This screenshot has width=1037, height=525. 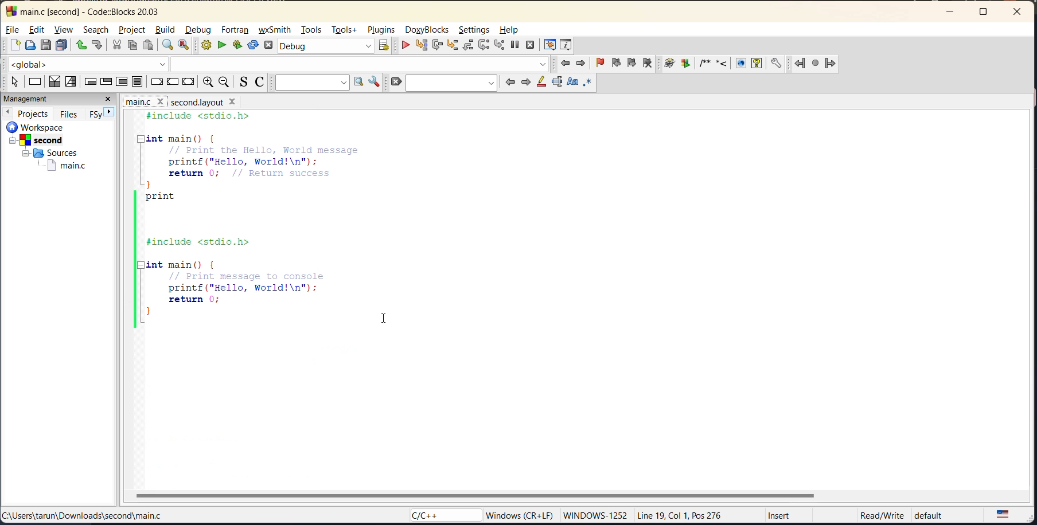 I want to click on help, so click(x=509, y=29).